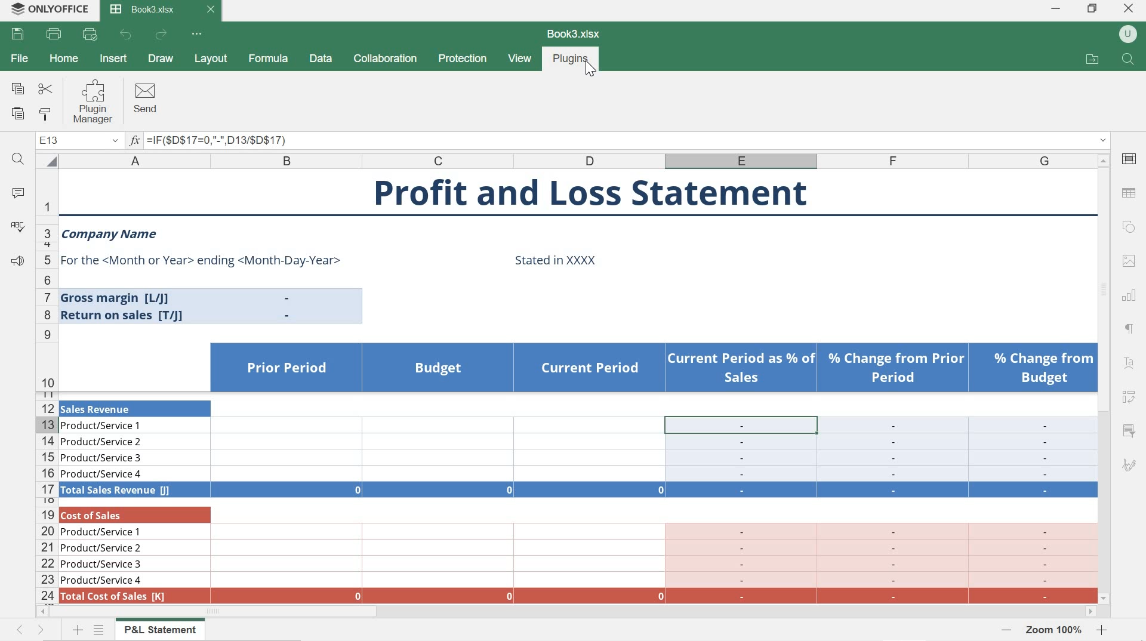  Describe the element at coordinates (618, 141) in the screenshot. I see `insert function` at that location.